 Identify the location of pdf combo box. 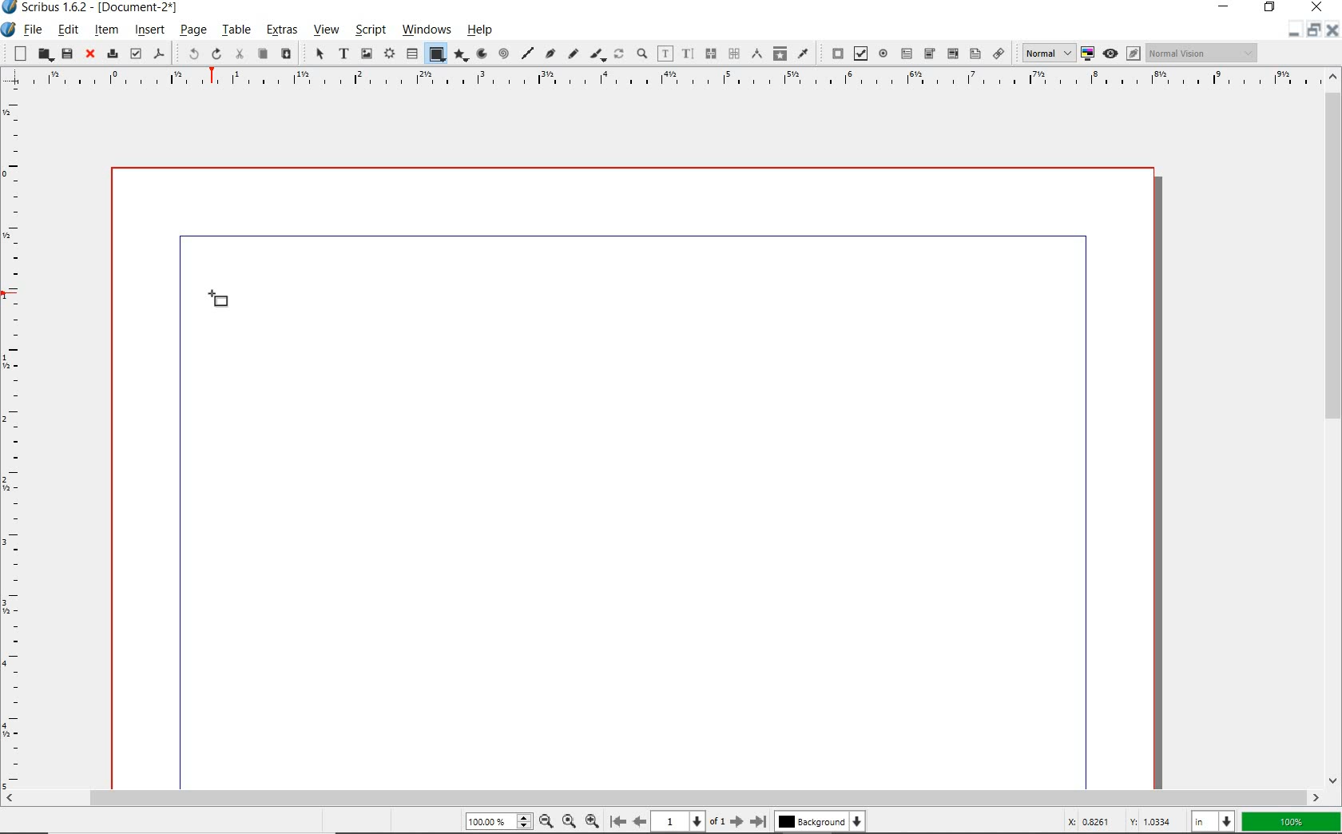
(952, 54).